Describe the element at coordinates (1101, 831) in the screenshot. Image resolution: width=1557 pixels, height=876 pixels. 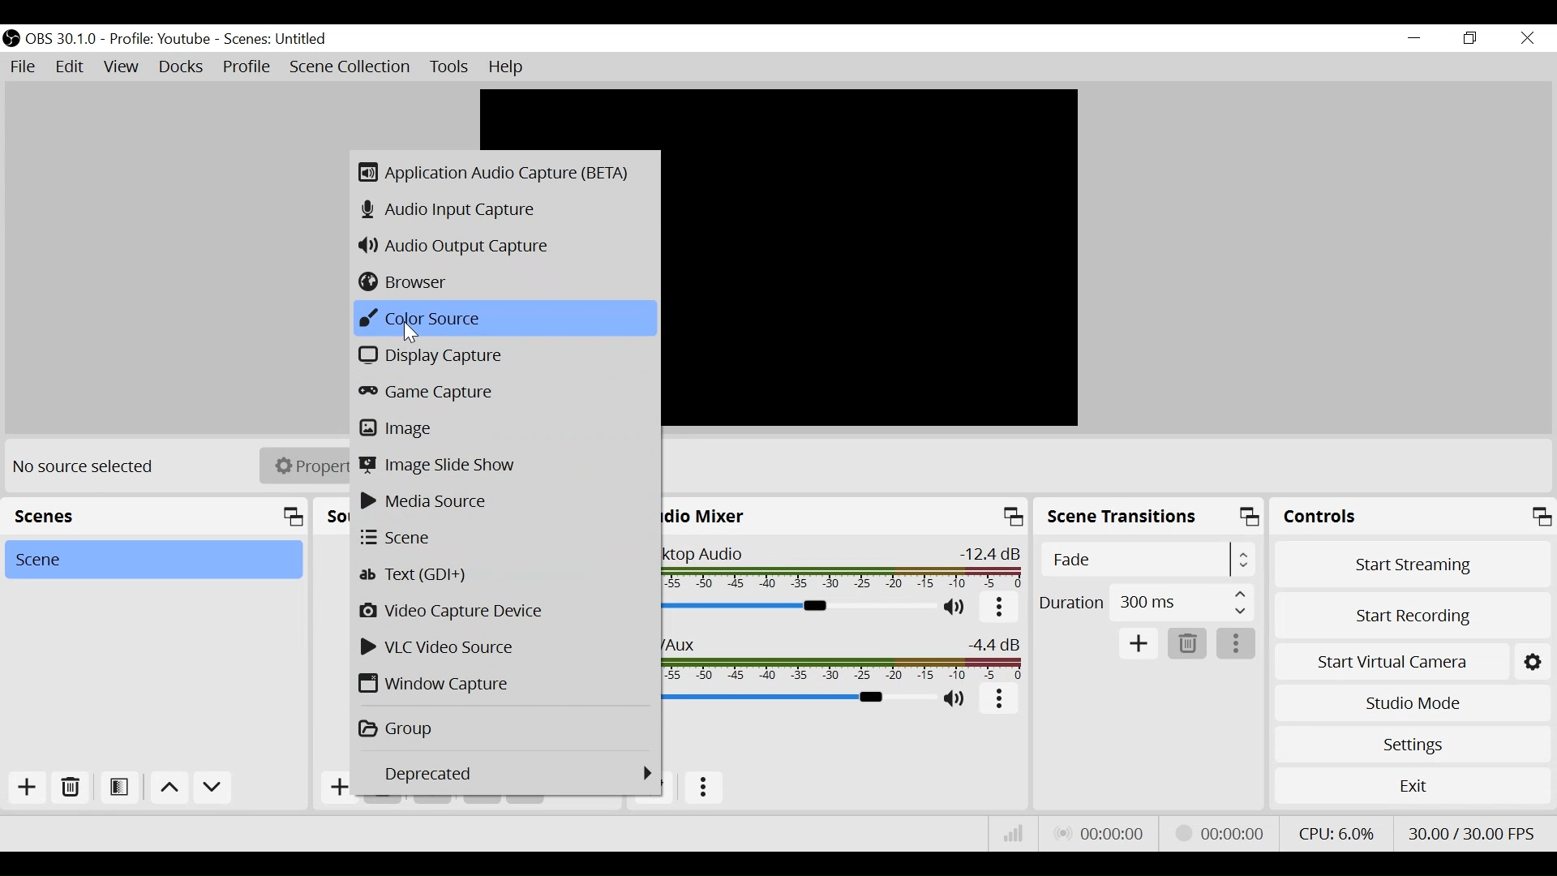
I see `Live Status` at that location.